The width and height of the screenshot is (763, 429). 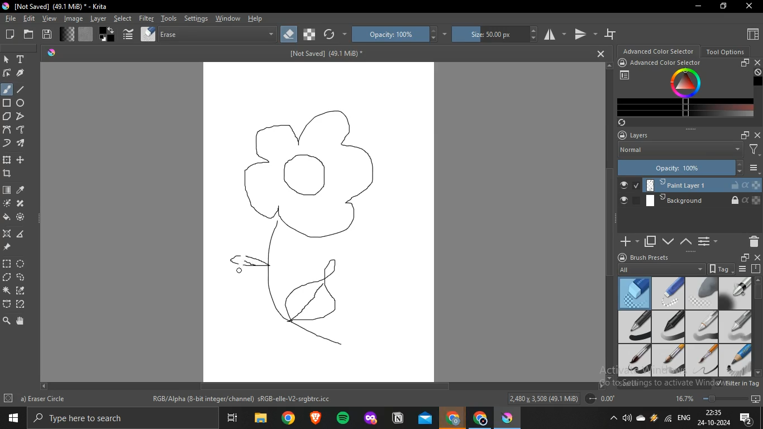 I want to click on edit brush settings, so click(x=129, y=34).